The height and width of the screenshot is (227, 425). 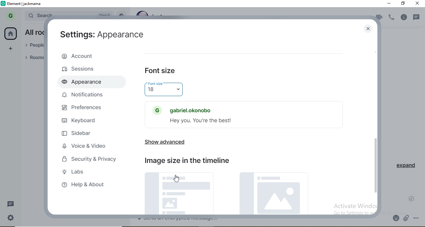 I want to click on attachment, so click(x=407, y=219).